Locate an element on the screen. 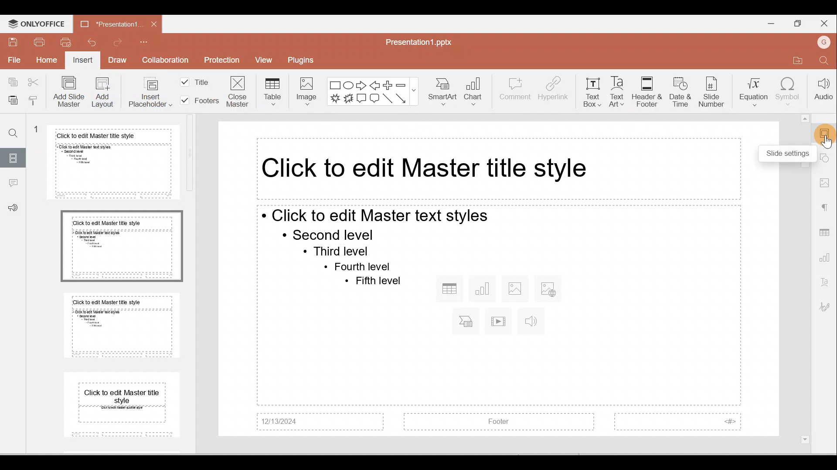  Protection is located at coordinates (222, 61).